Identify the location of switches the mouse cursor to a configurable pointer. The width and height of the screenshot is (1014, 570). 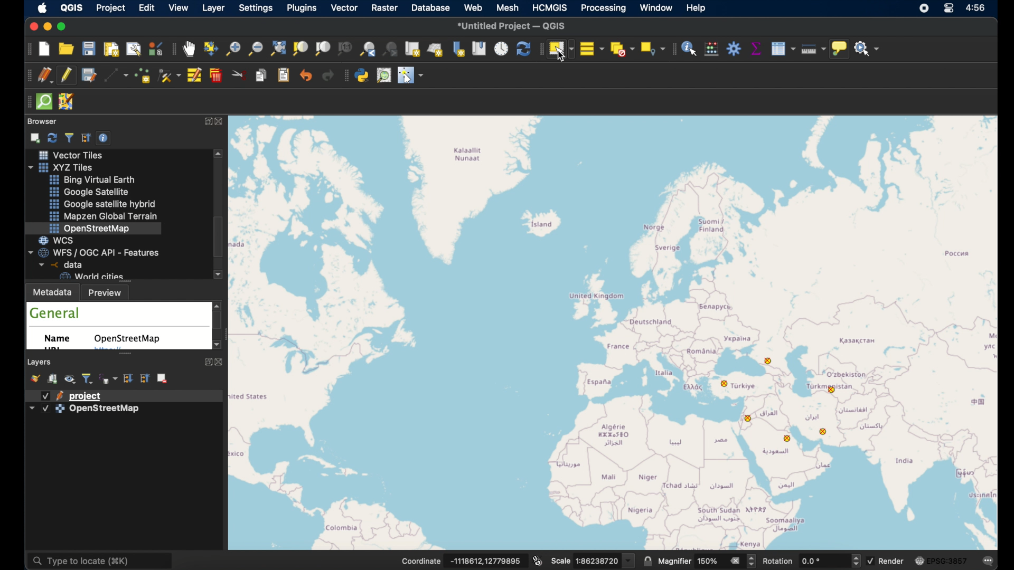
(411, 75).